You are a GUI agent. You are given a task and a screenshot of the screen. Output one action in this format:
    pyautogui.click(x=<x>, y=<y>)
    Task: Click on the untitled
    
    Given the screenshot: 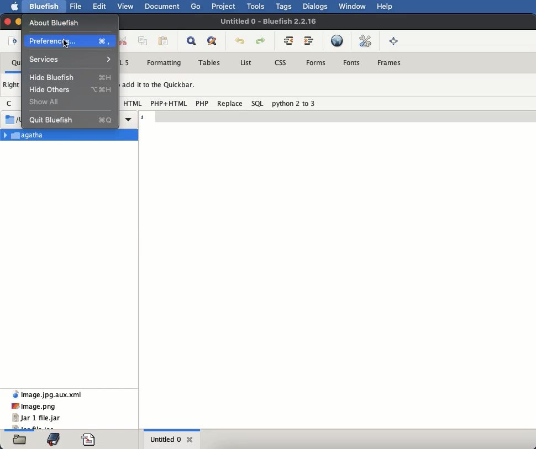 What is the action you would take?
    pyautogui.click(x=270, y=20)
    